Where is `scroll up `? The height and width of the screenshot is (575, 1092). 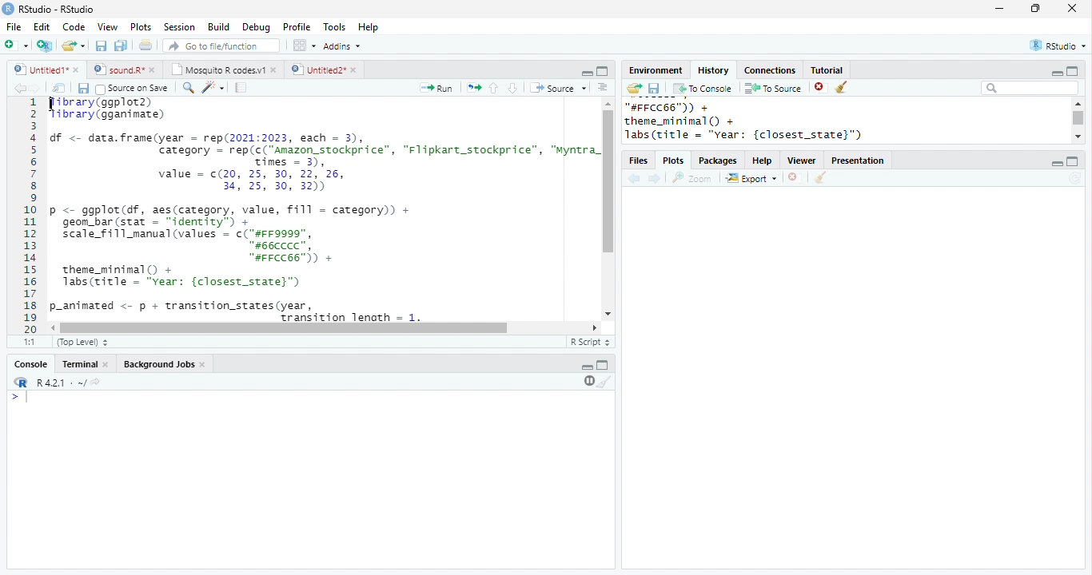
scroll up  is located at coordinates (608, 103).